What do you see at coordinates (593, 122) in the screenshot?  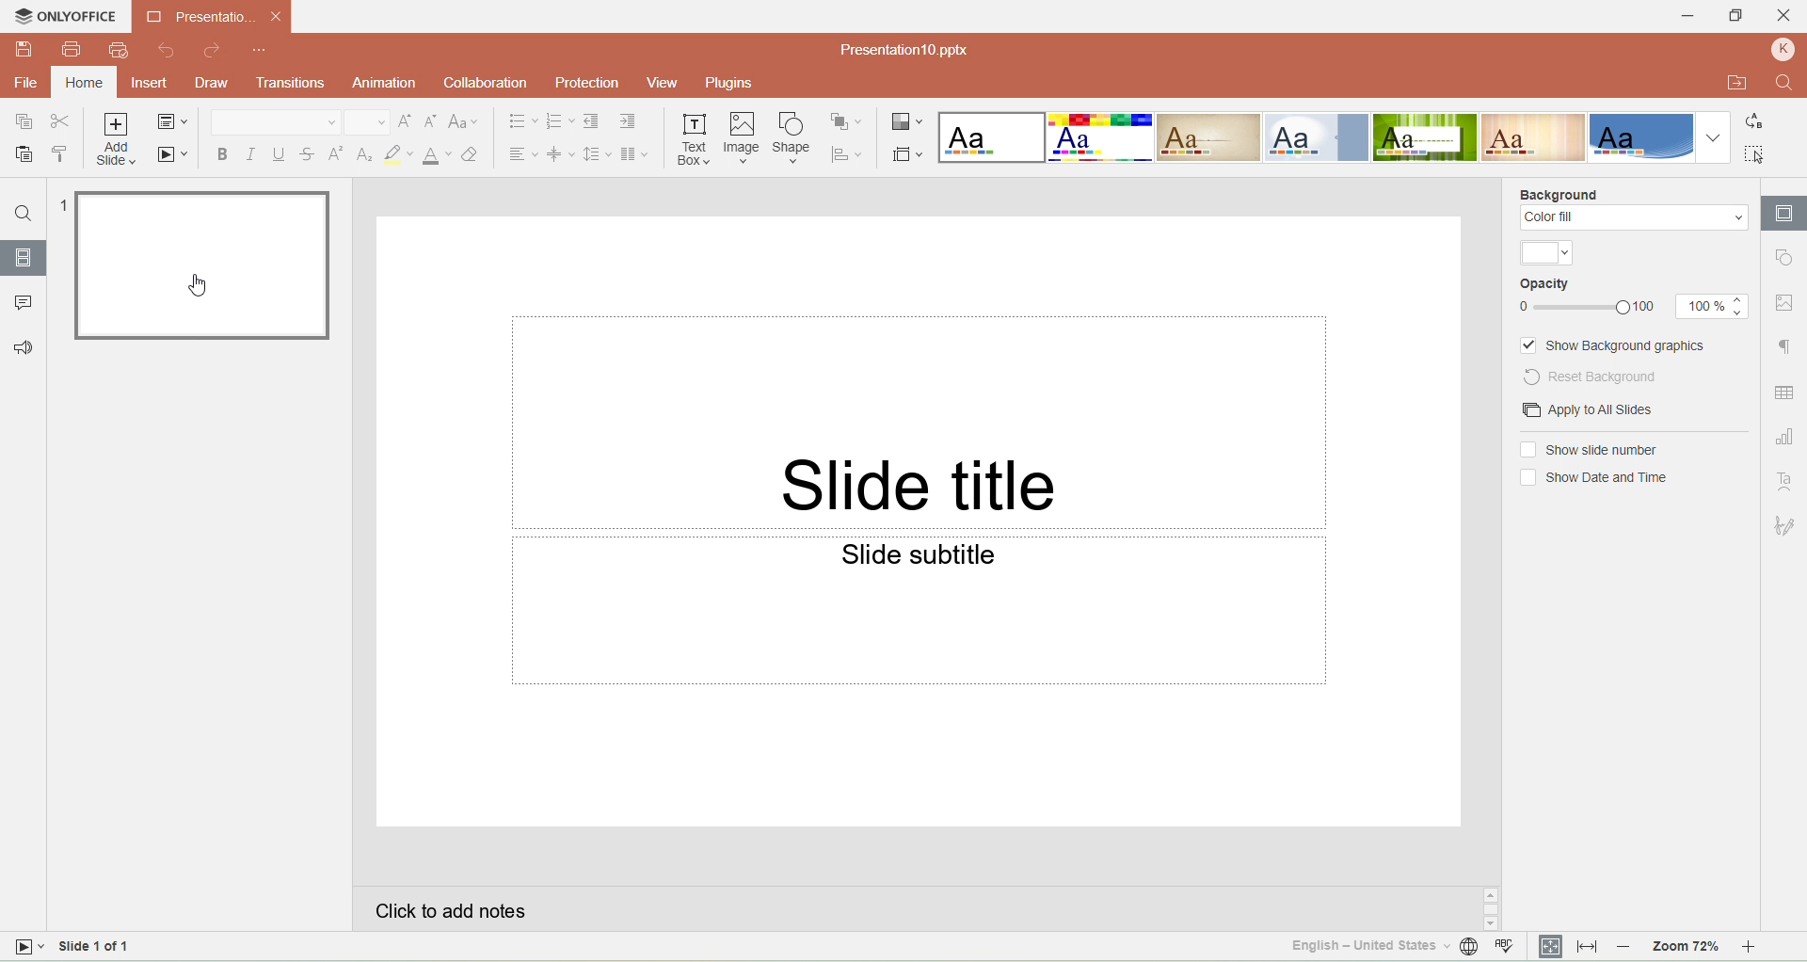 I see `Decrease indent` at bounding box center [593, 122].